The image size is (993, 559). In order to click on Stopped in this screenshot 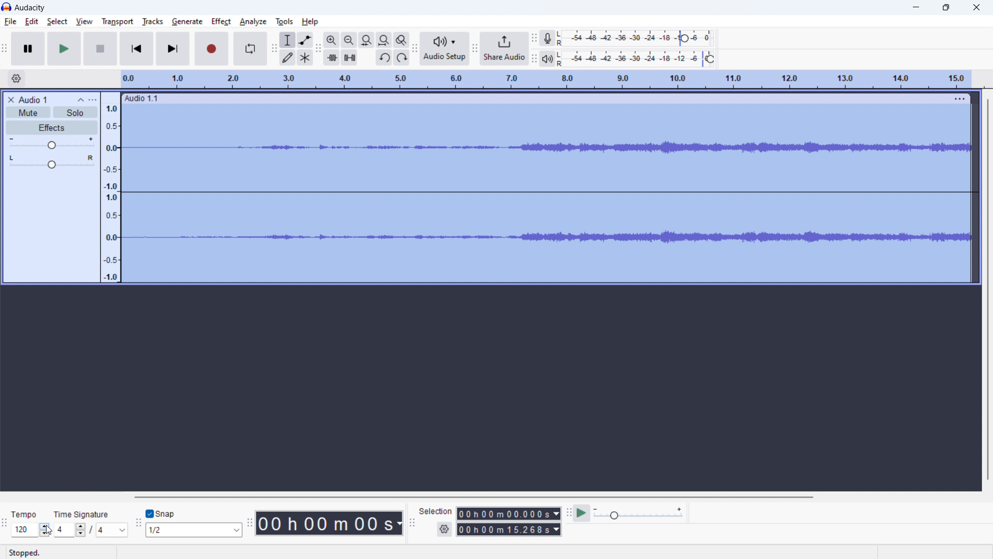, I will do `click(25, 551)`.